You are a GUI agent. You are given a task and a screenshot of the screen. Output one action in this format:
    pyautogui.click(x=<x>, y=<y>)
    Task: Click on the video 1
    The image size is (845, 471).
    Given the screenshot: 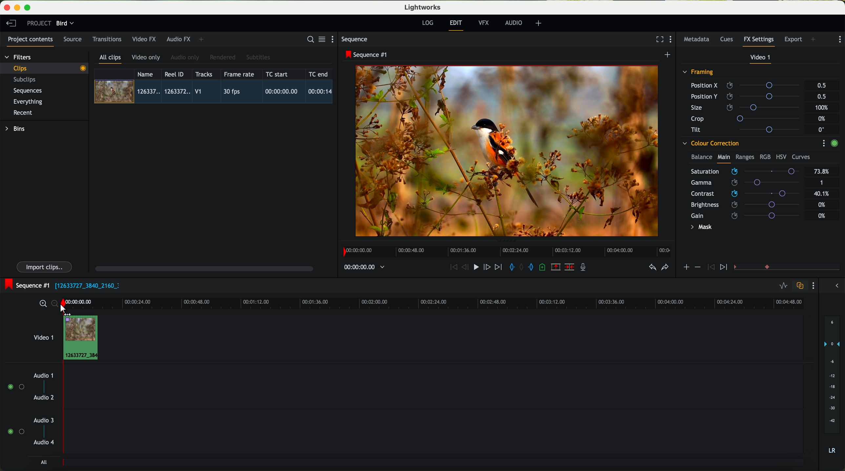 What is the action you would take?
    pyautogui.click(x=43, y=336)
    